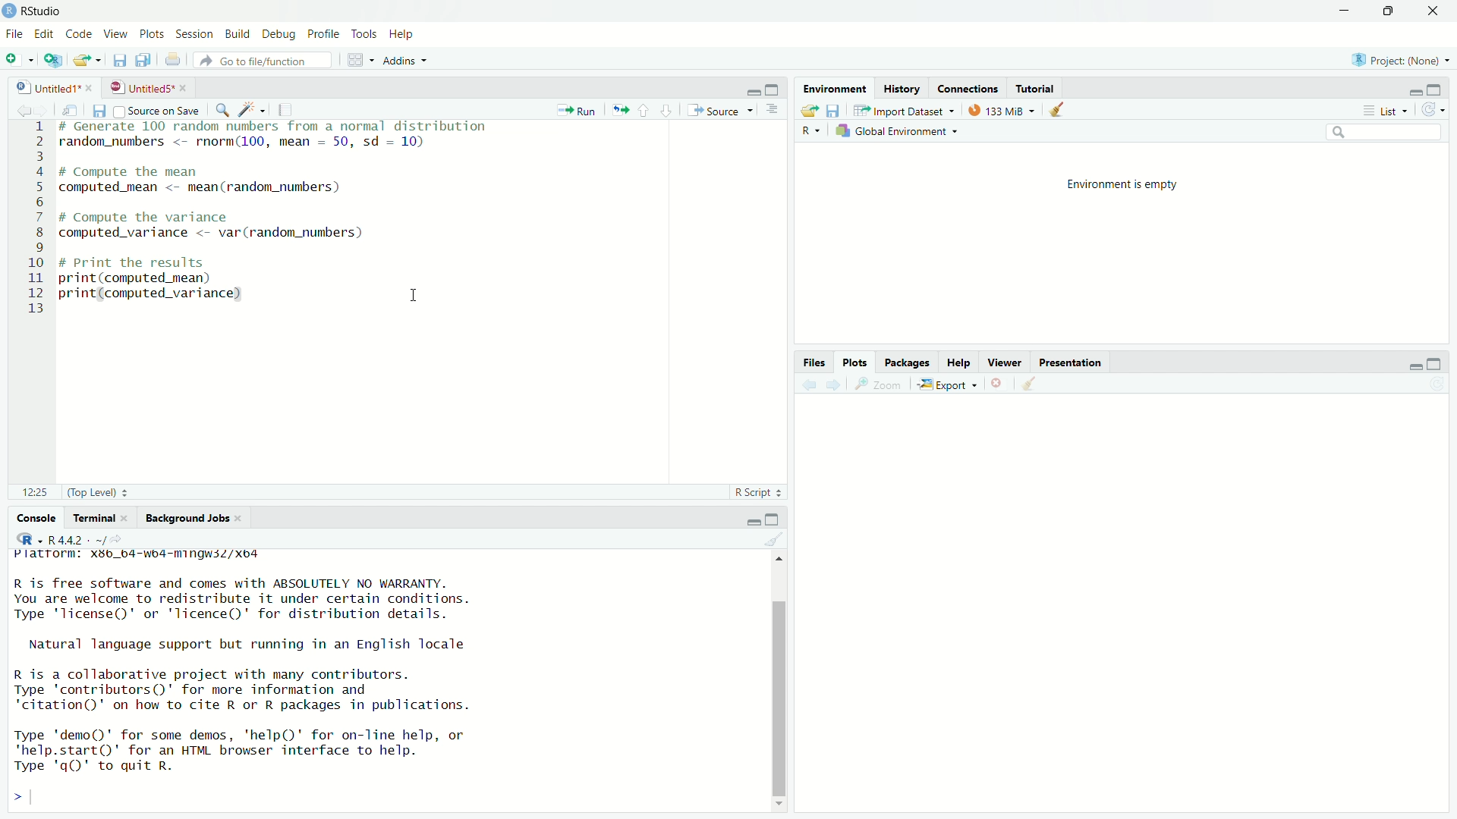 This screenshot has height=819, width=1457. I want to click on help, so click(960, 360).